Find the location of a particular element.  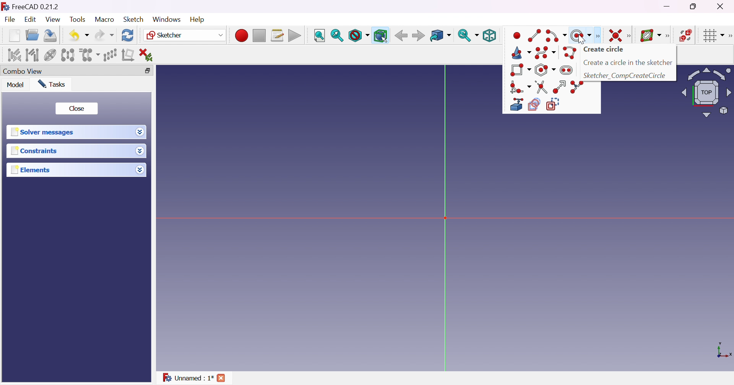

Restore down is located at coordinates (694, 7).